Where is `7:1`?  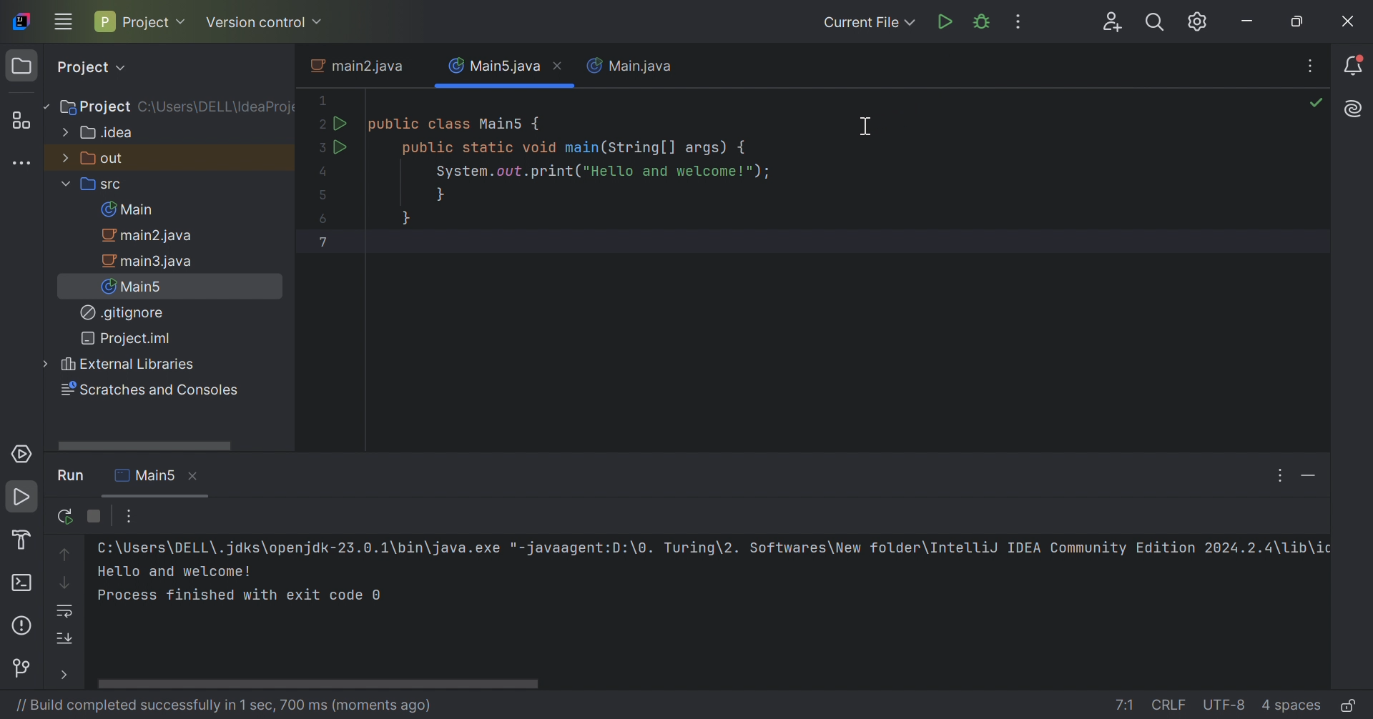
7:1 is located at coordinates (1124, 703).